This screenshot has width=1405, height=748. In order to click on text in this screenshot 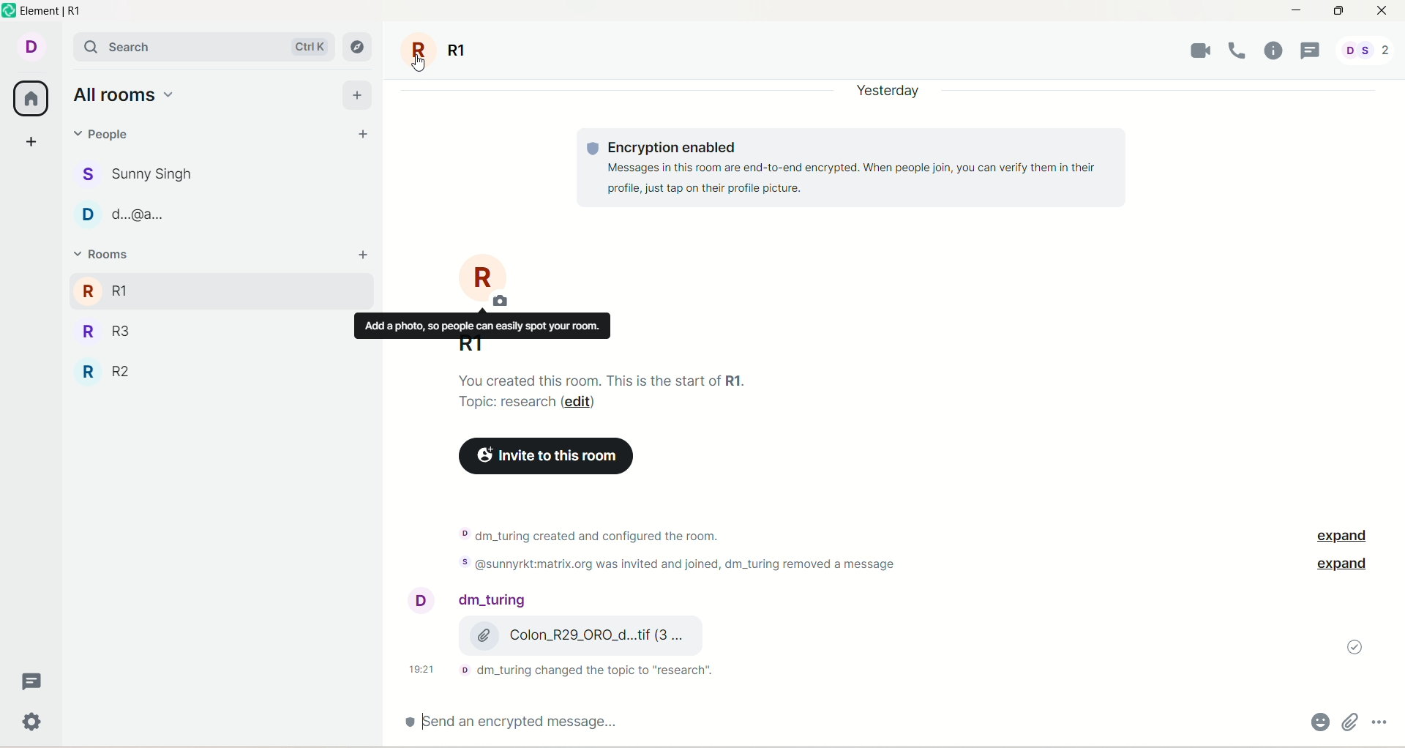, I will do `click(604, 393)`.